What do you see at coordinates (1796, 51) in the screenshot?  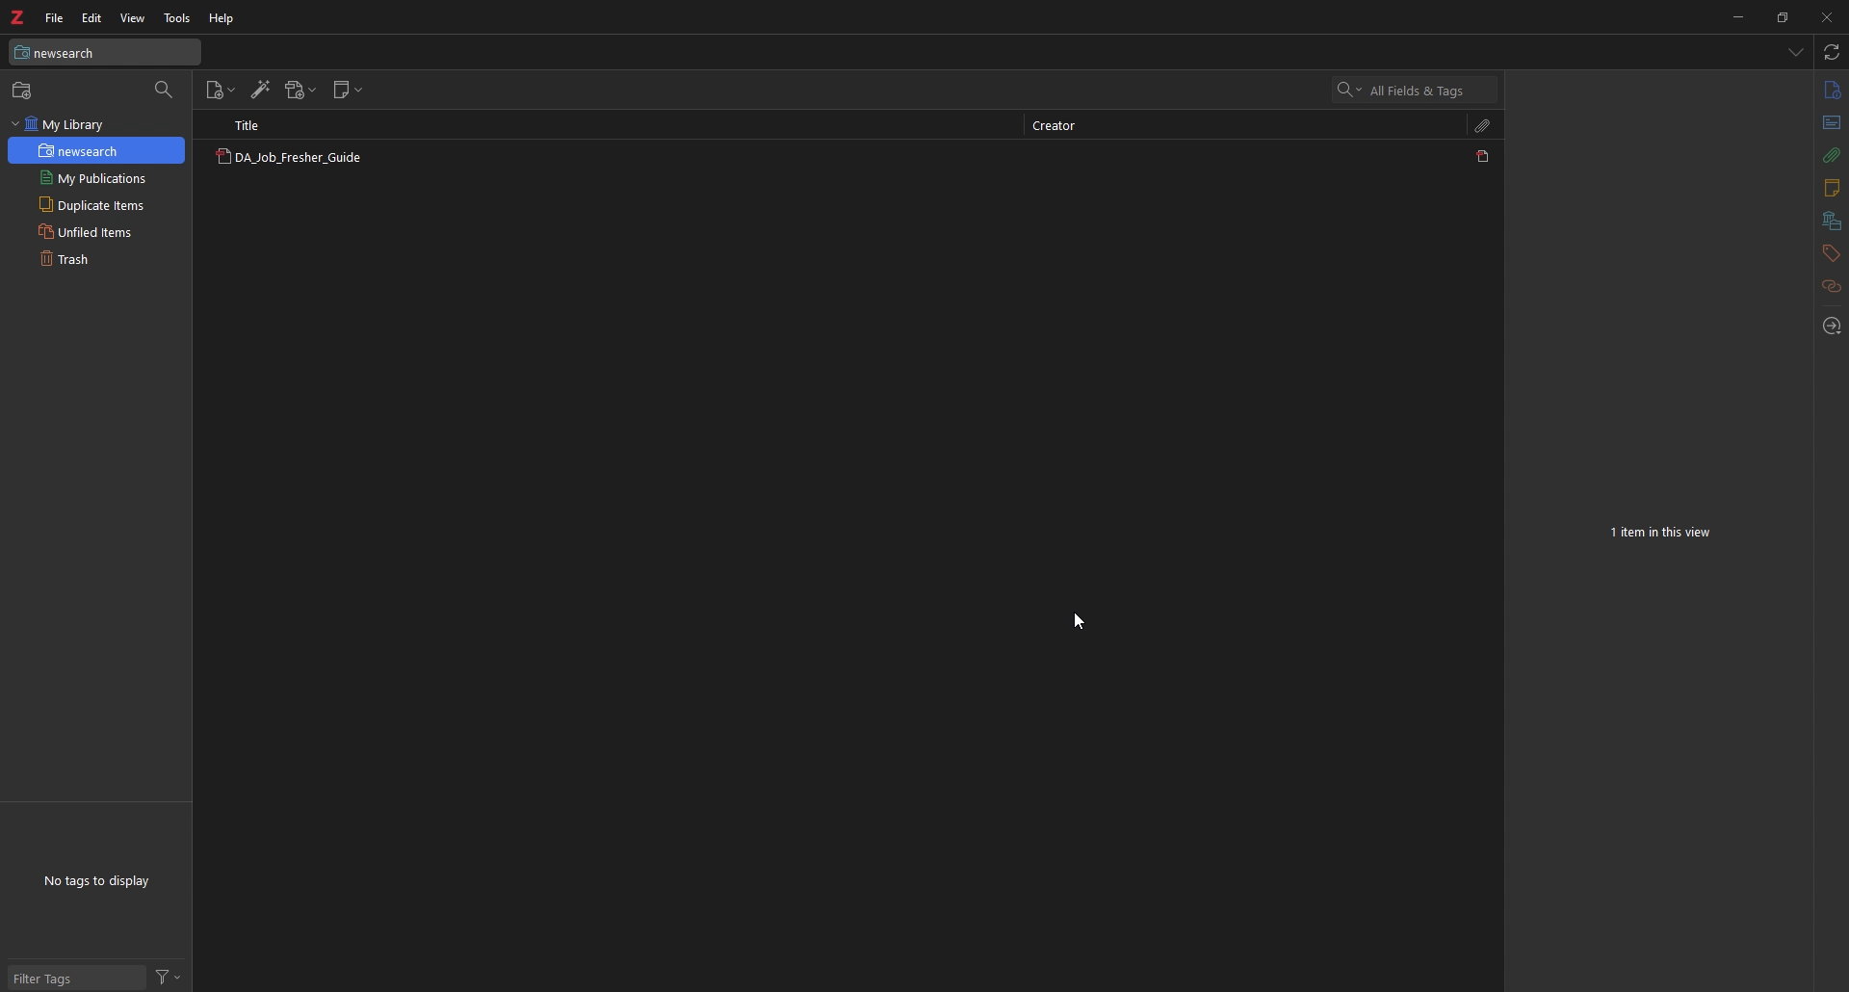 I see `list all items` at bounding box center [1796, 51].